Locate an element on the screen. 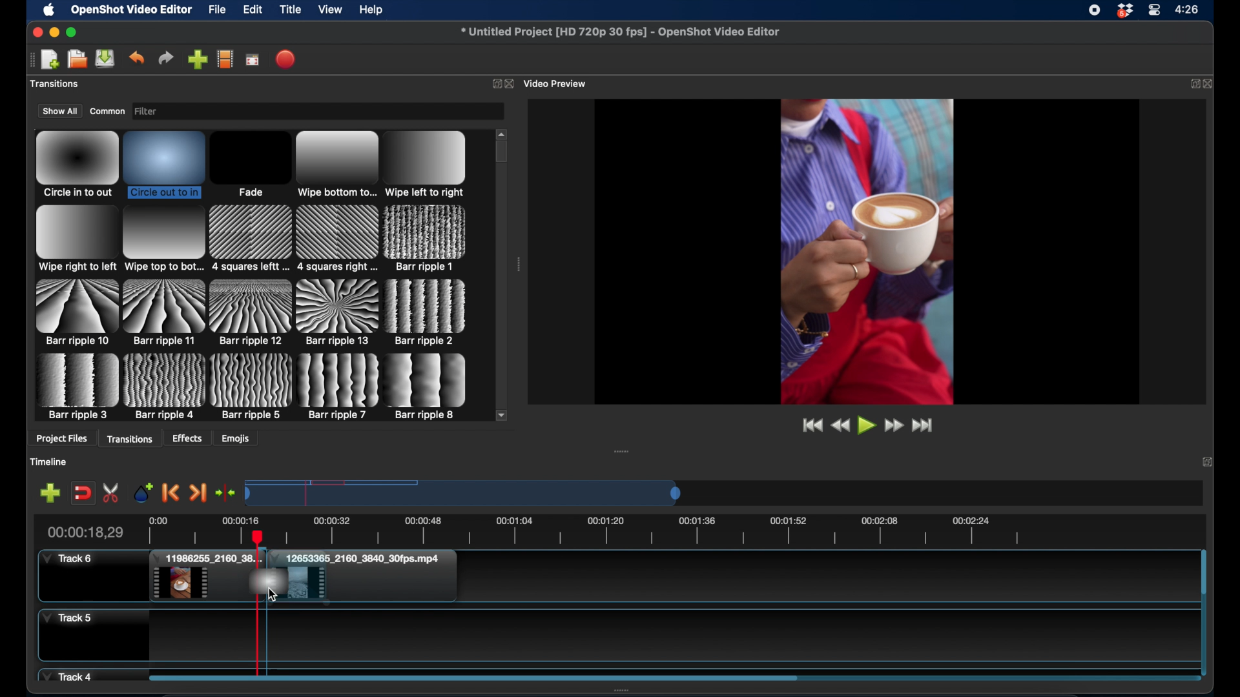 The image size is (1240, 697). add marker is located at coordinates (50, 492).